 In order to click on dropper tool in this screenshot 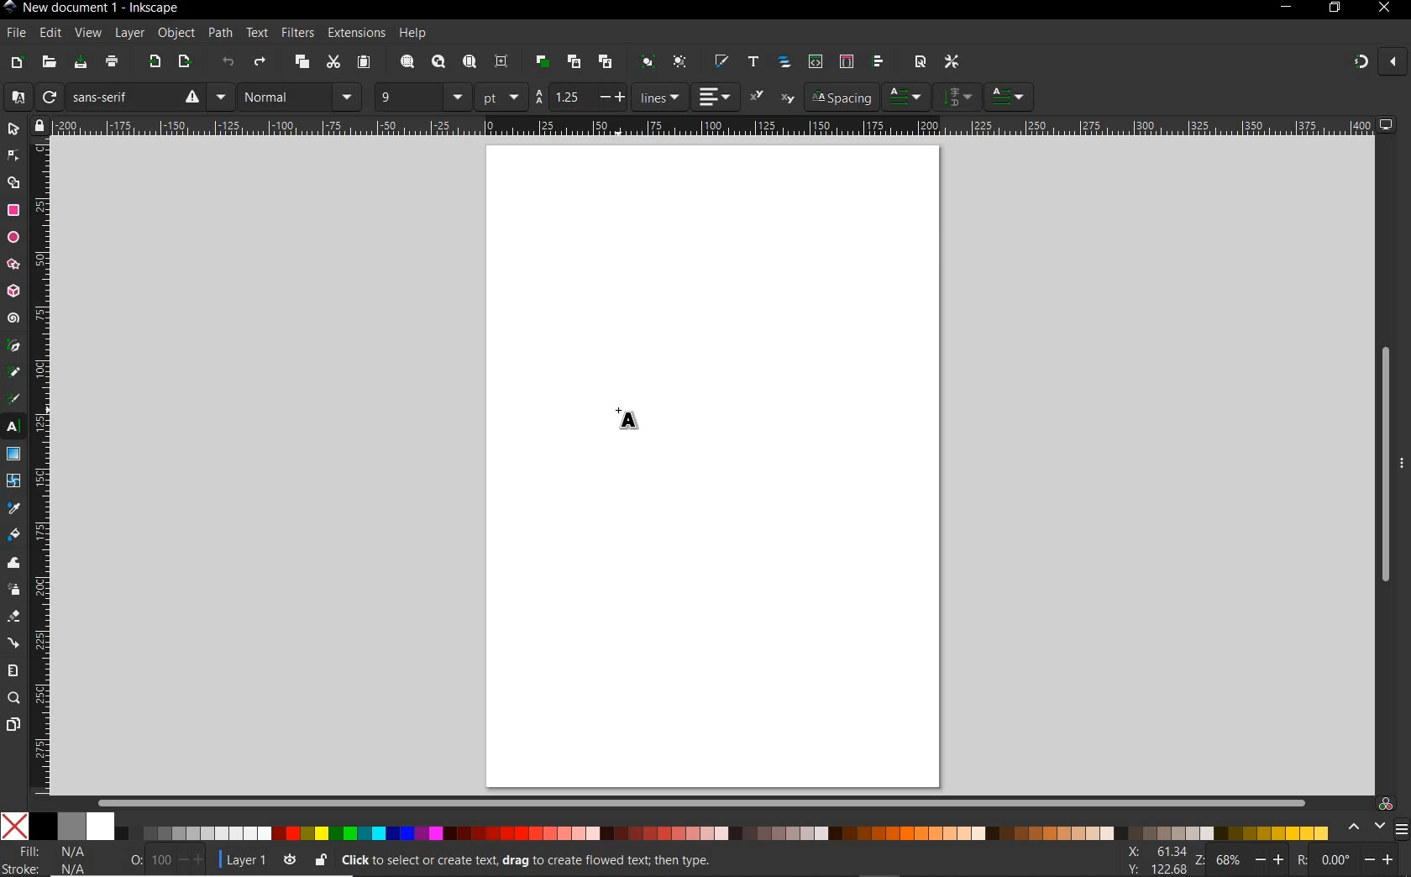, I will do `click(14, 509)`.